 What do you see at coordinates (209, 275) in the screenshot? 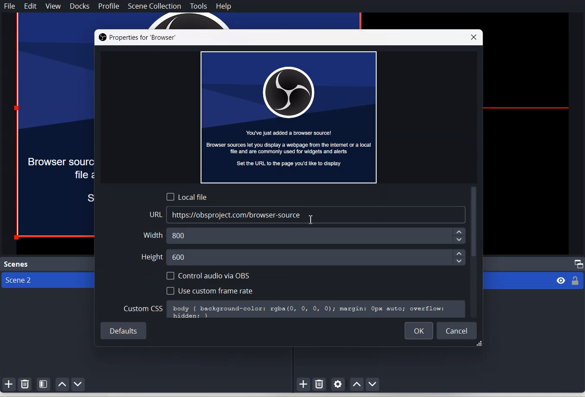
I see `Control audio via OBS` at bounding box center [209, 275].